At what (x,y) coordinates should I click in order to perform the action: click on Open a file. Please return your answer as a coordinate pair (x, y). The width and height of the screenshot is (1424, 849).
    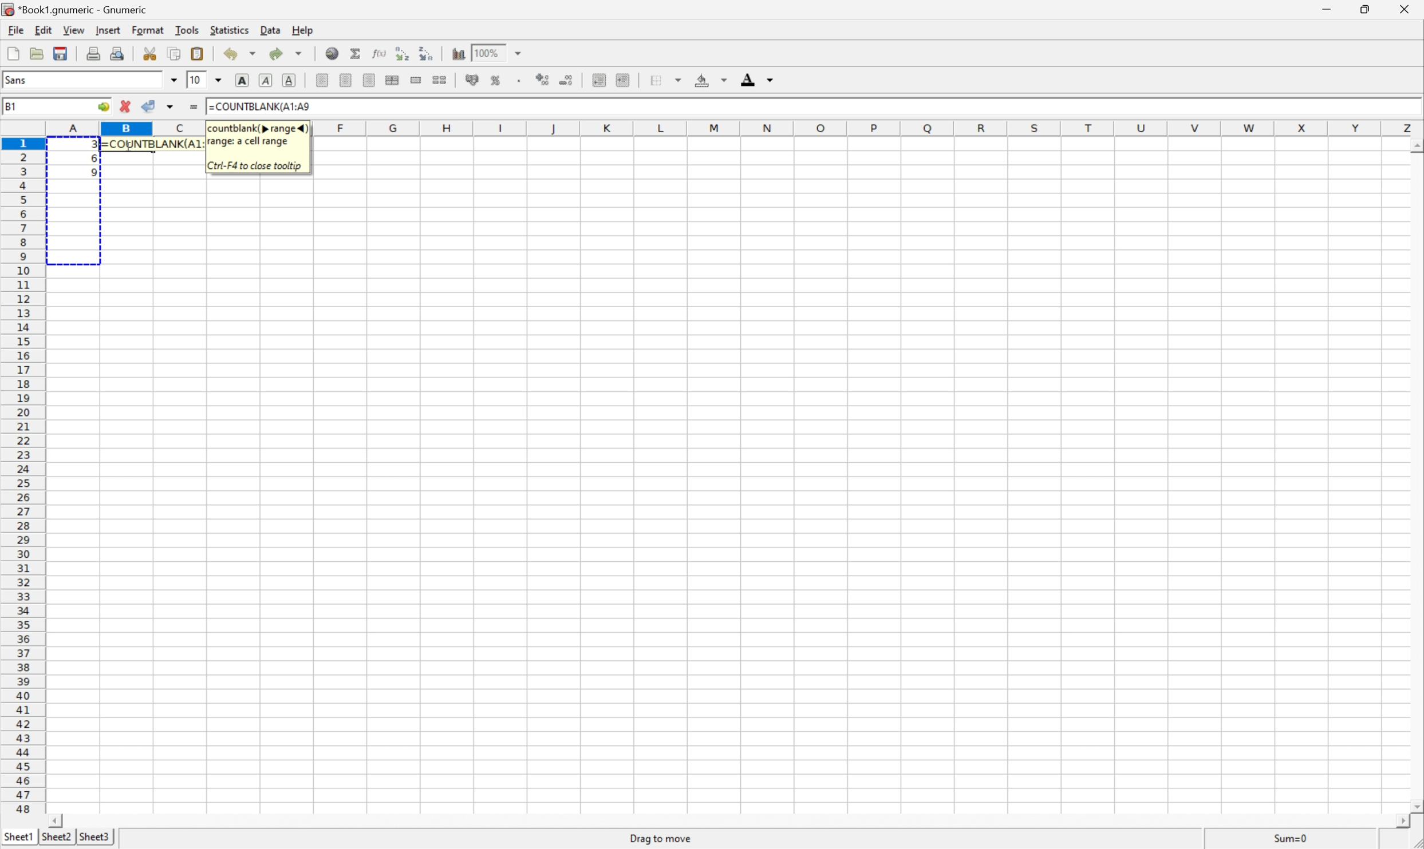
    Looking at the image, I should click on (35, 52).